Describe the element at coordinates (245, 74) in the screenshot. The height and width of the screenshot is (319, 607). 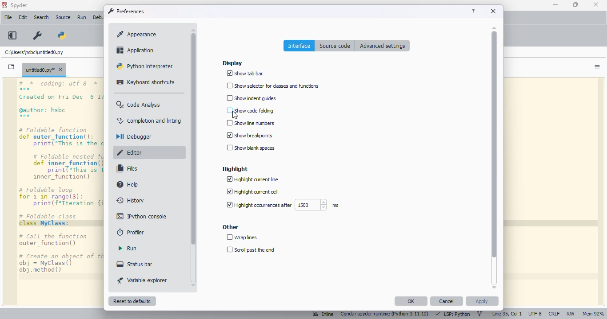
I see `show tab bar` at that location.